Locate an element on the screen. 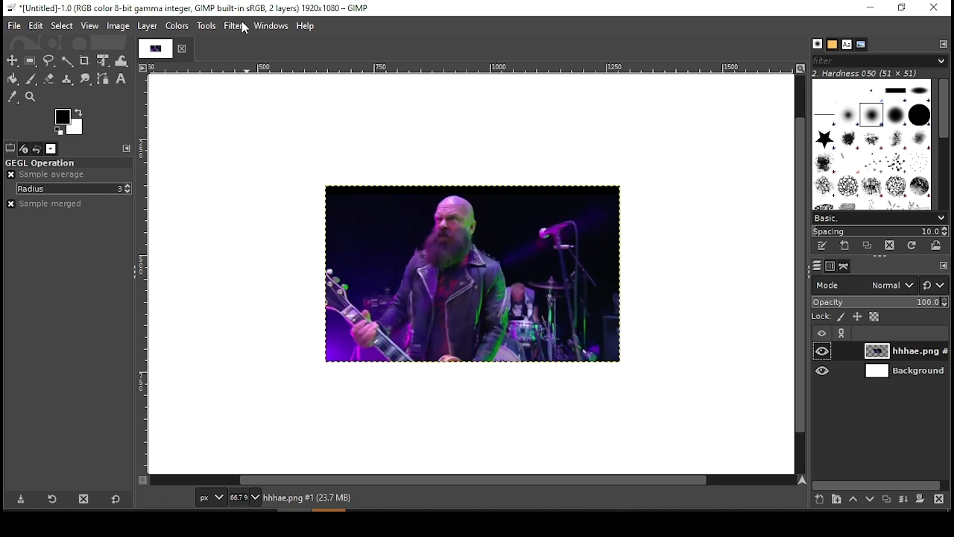 This screenshot has width=954, height=537. edit is located at coordinates (37, 25).